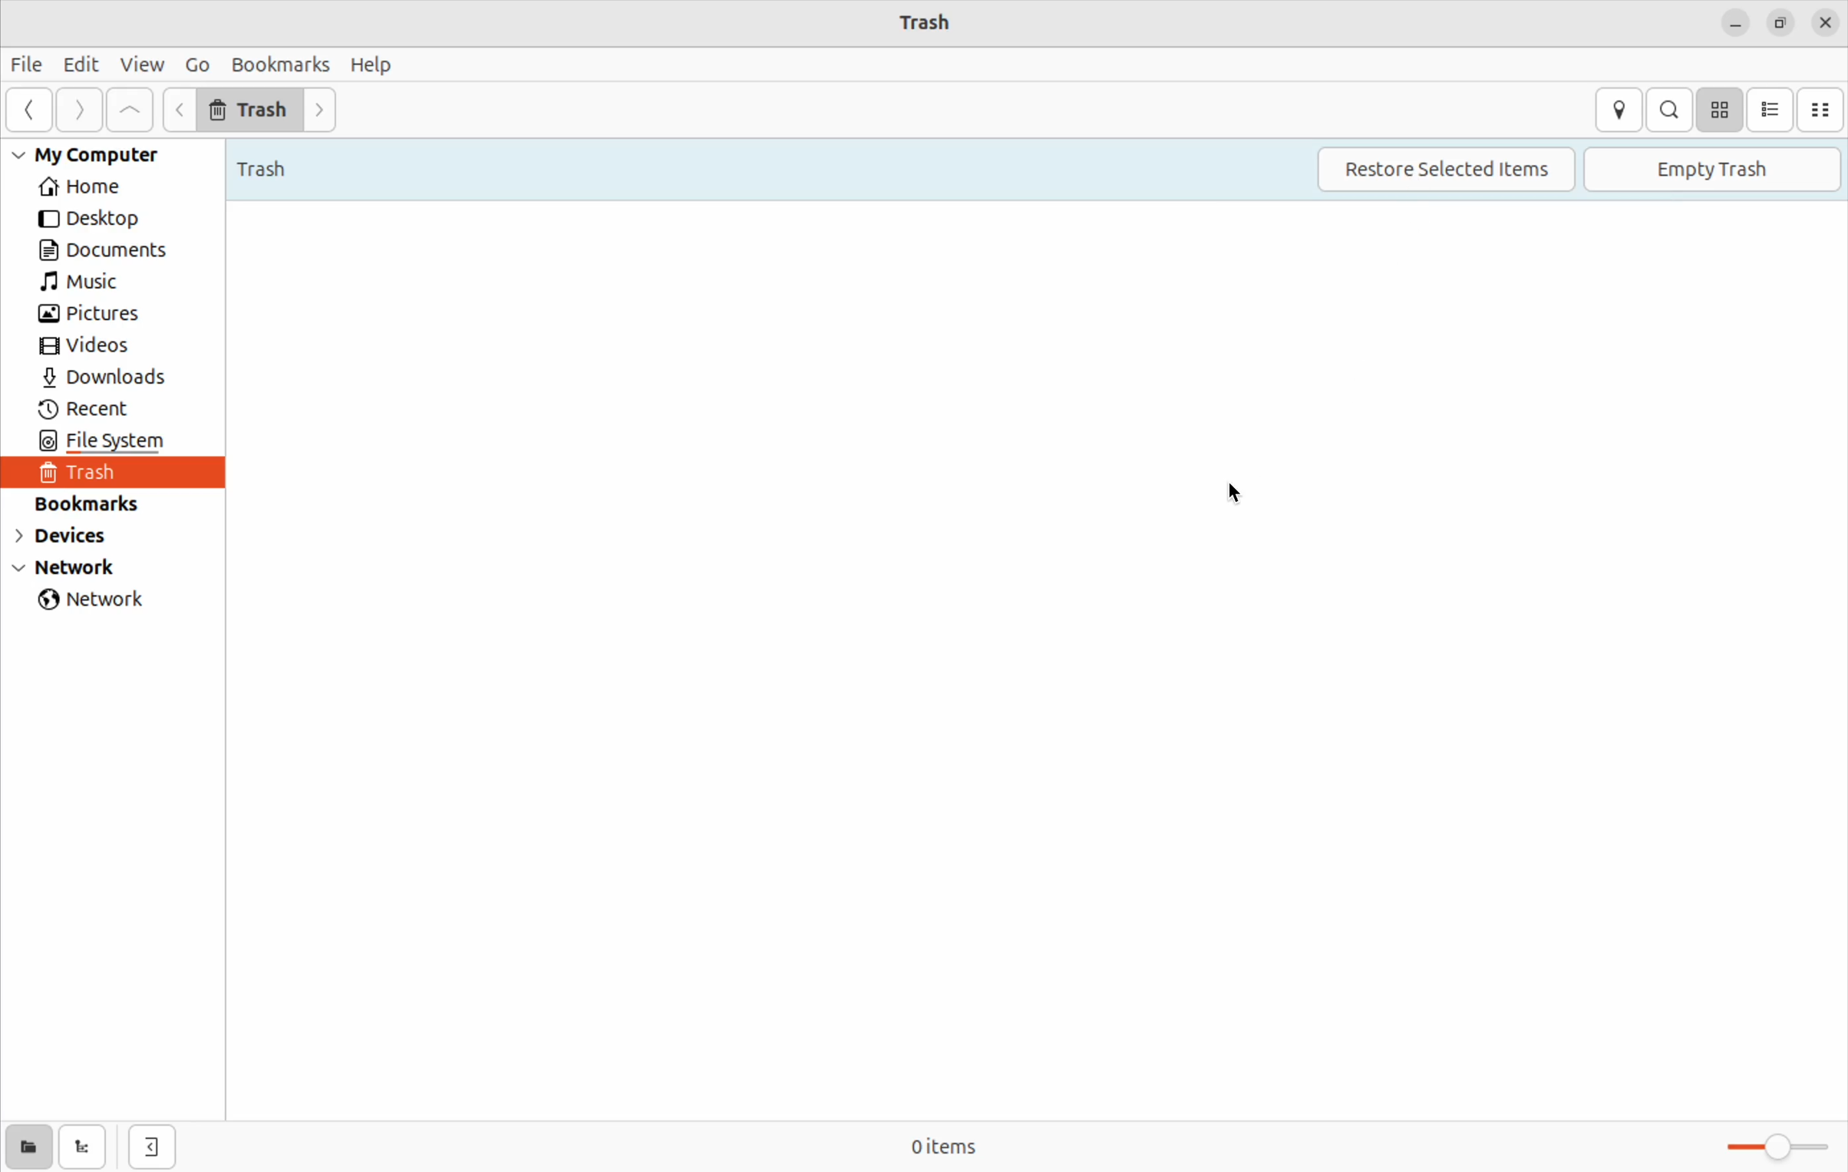 The image size is (1848, 1172). What do you see at coordinates (100, 474) in the screenshot?
I see `trash` at bounding box center [100, 474].